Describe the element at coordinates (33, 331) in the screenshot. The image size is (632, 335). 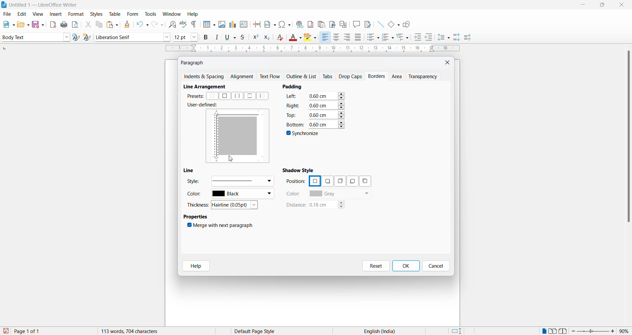
I see `total page and current page` at that location.